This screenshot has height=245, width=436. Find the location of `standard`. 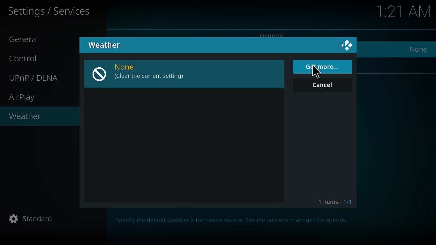

standard is located at coordinates (32, 219).